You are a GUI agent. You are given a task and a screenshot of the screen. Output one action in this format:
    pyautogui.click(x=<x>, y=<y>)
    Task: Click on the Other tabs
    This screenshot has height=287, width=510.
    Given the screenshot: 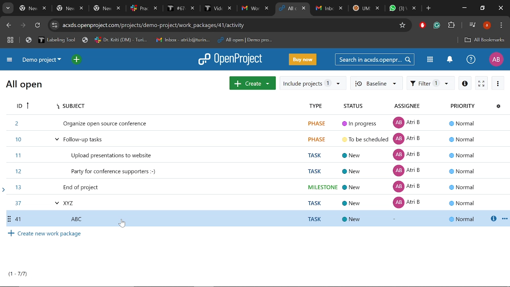 What is the action you would take?
    pyautogui.click(x=366, y=8)
    